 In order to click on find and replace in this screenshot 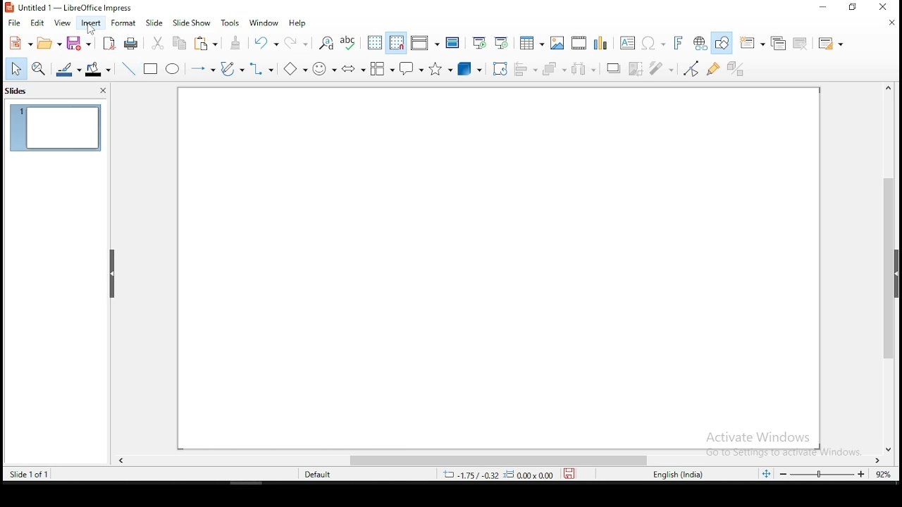, I will do `click(326, 42)`.